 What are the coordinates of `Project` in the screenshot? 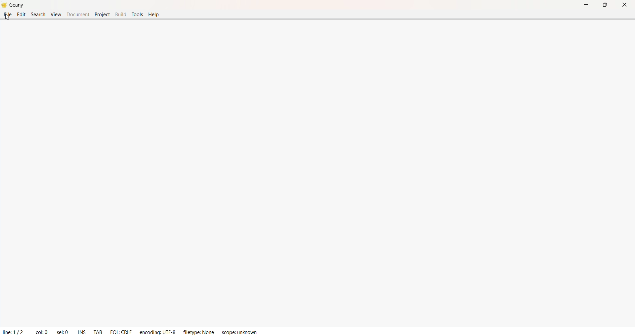 It's located at (102, 14).